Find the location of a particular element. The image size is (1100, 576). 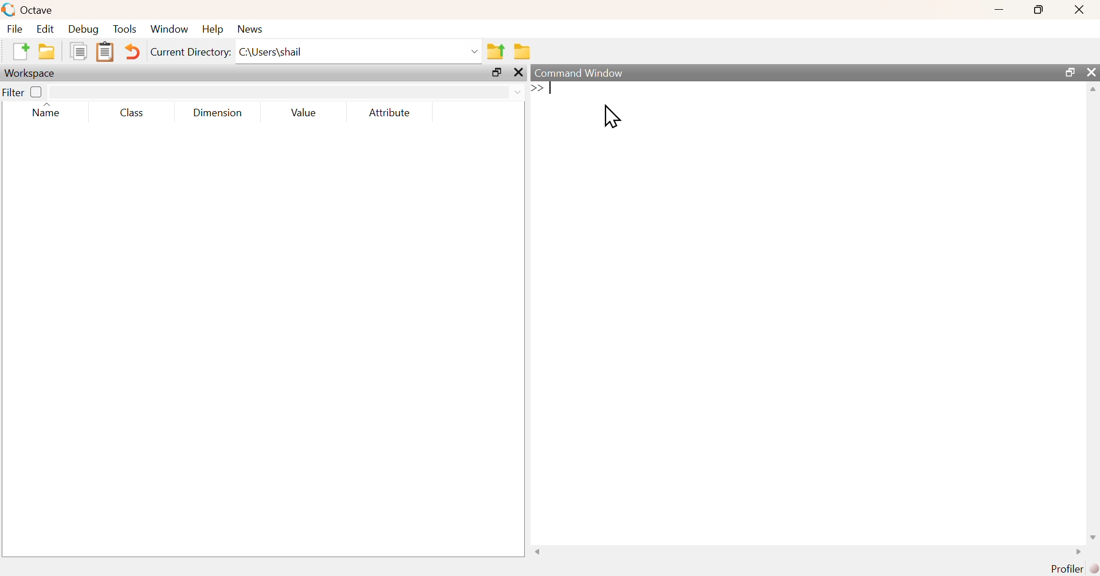

Filter is located at coordinates (24, 92).